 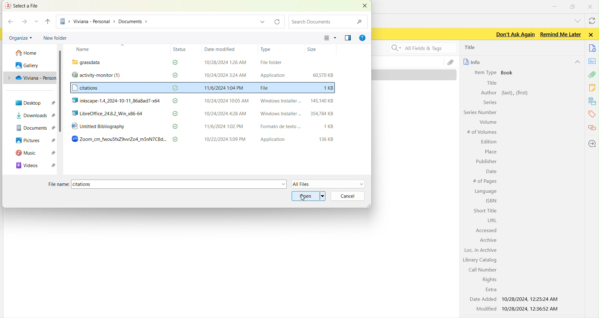 I want to click on all files, so click(x=327, y=184).